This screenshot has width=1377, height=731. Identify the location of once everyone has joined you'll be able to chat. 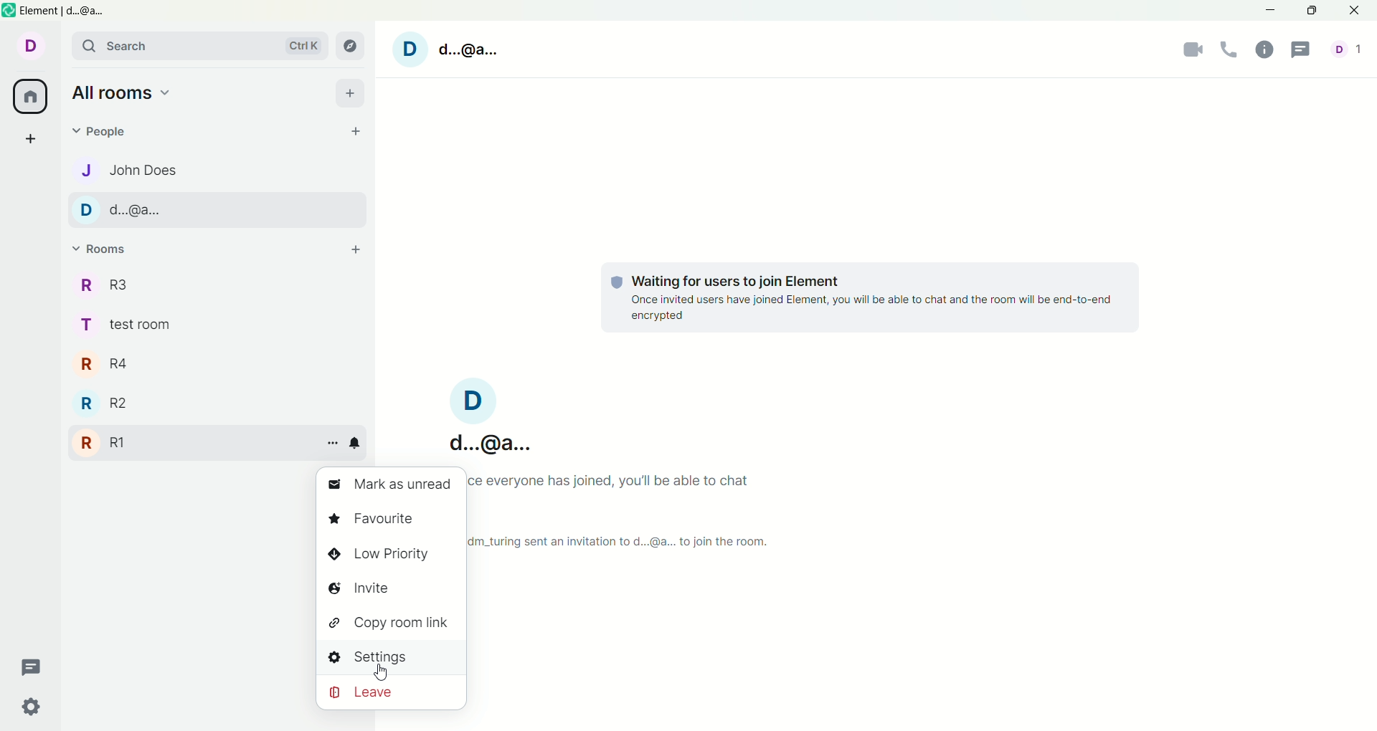
(618, 485).